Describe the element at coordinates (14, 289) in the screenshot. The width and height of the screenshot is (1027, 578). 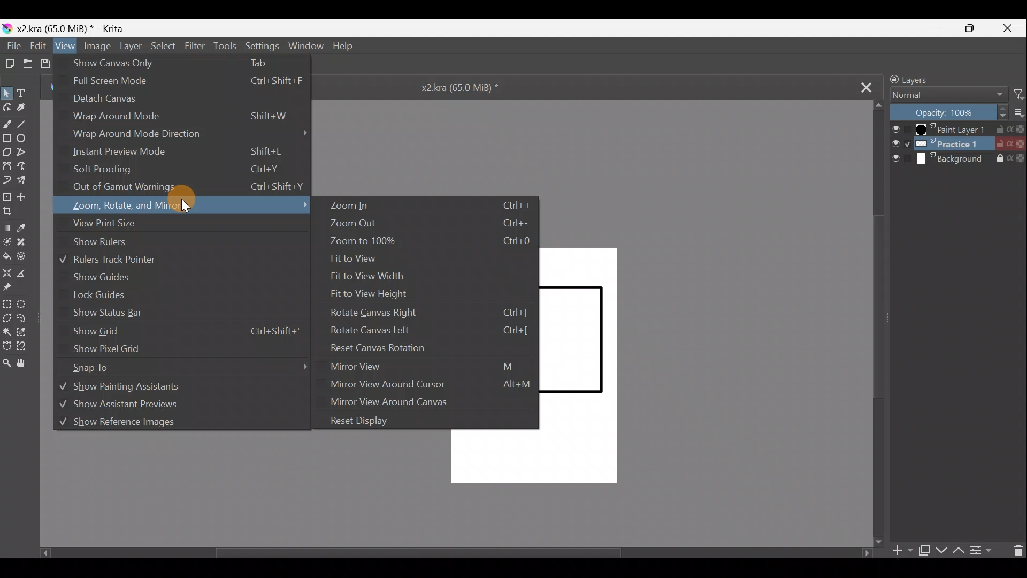
I see `Reference images tool` at that location.